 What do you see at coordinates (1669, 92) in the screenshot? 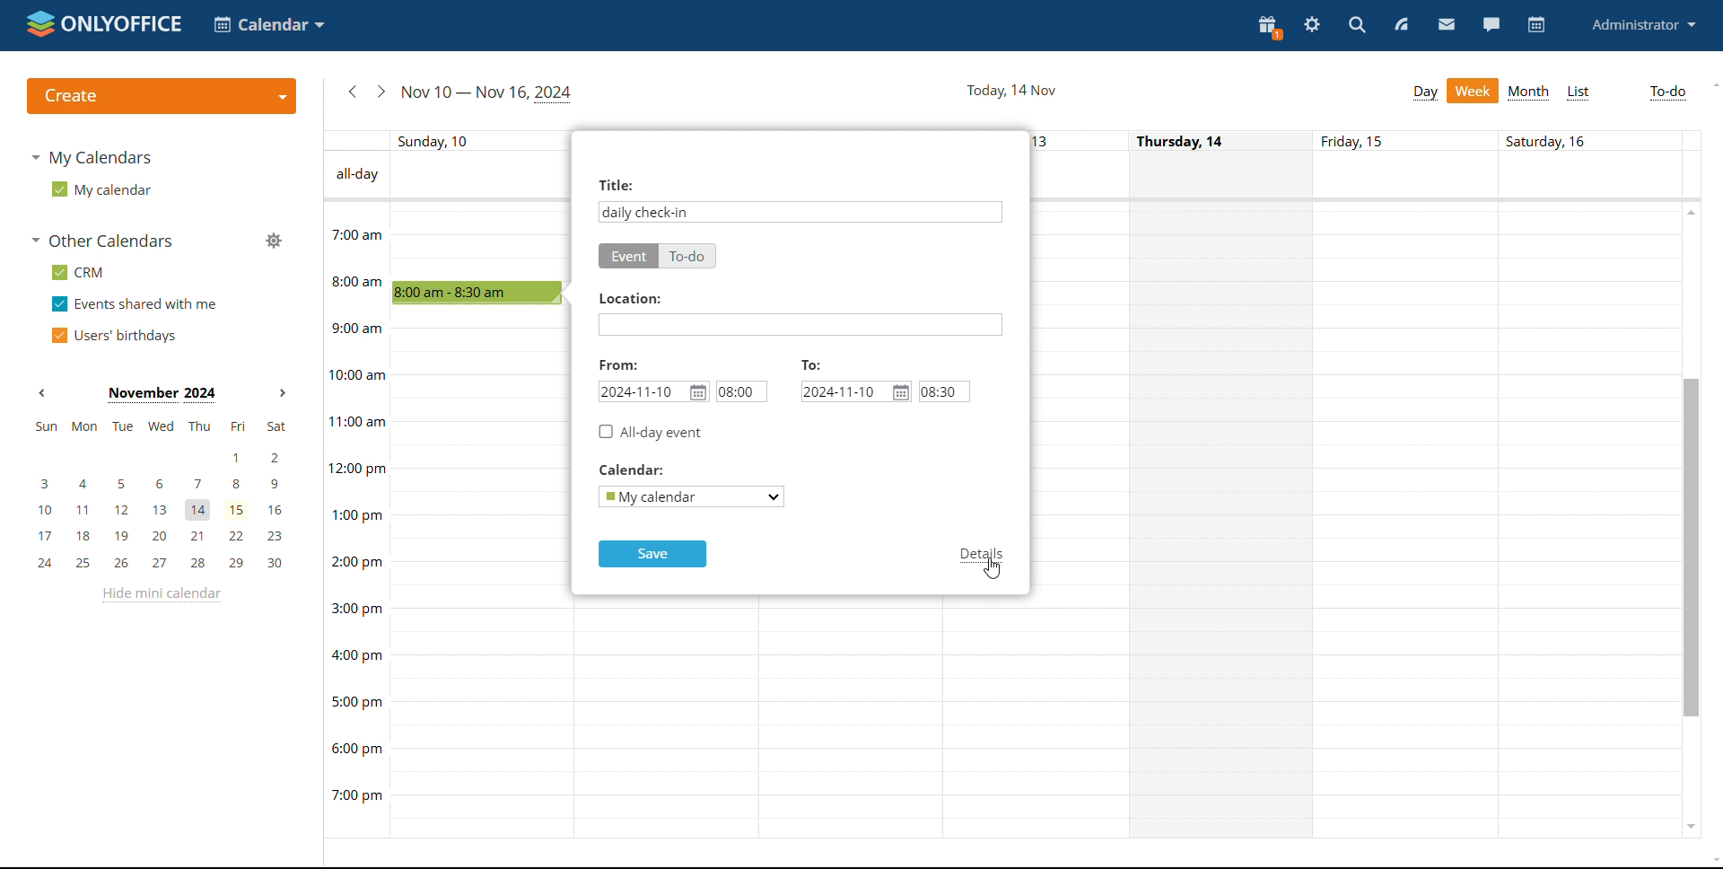
I see `to-do` at bounding box center [1669, 92].